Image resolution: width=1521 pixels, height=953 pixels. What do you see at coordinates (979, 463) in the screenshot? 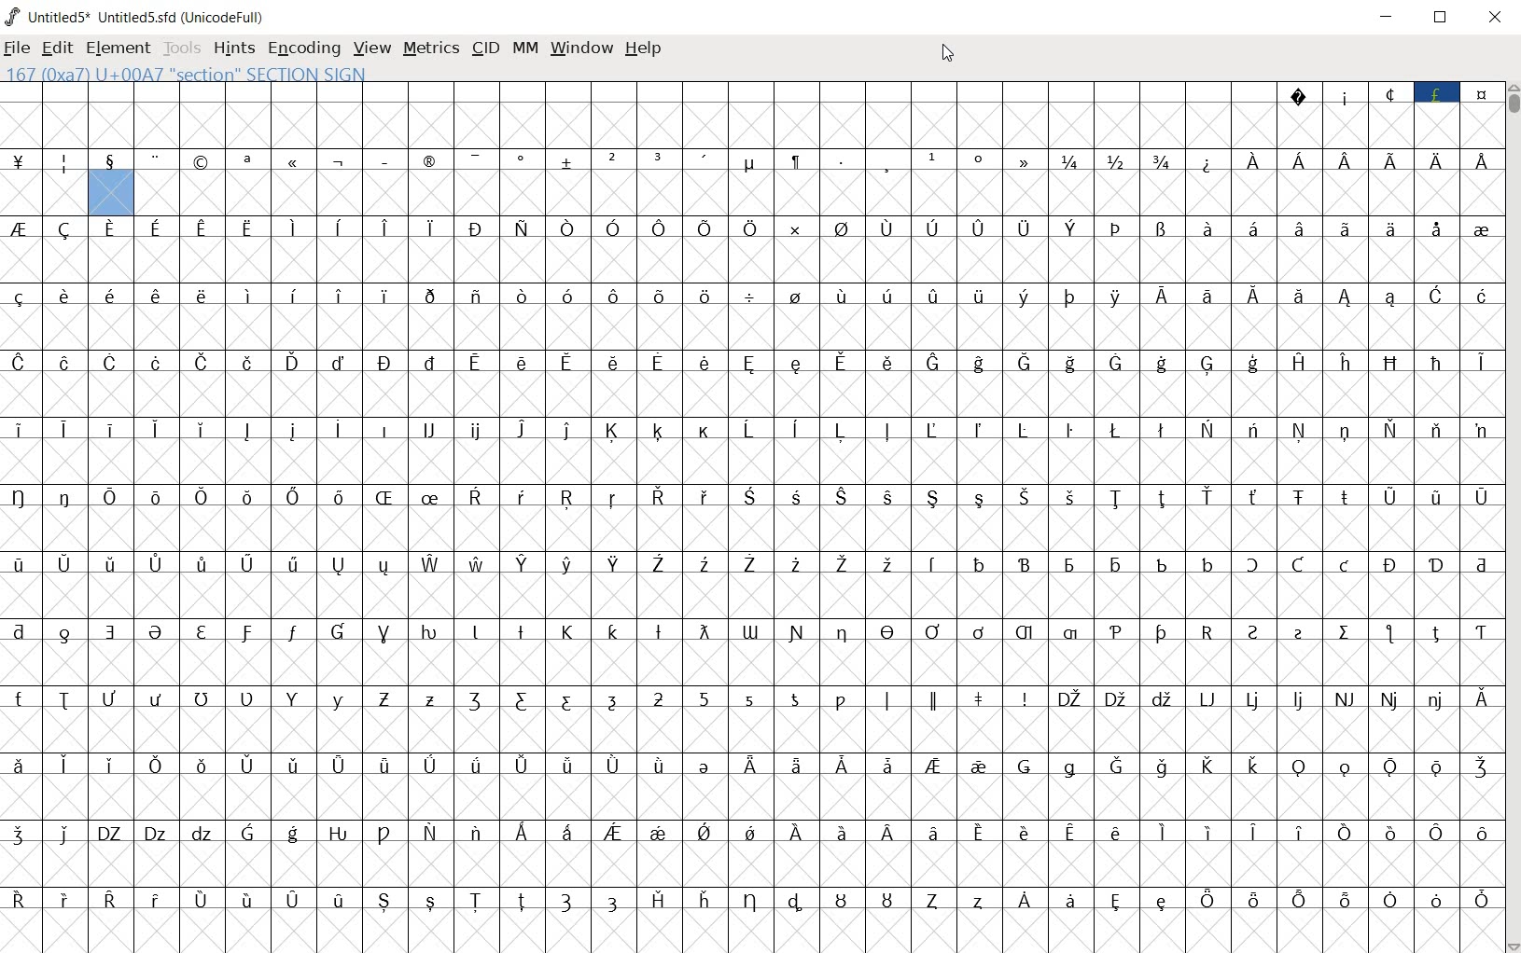
I see `empty cells` at bounding box center [979, 463].